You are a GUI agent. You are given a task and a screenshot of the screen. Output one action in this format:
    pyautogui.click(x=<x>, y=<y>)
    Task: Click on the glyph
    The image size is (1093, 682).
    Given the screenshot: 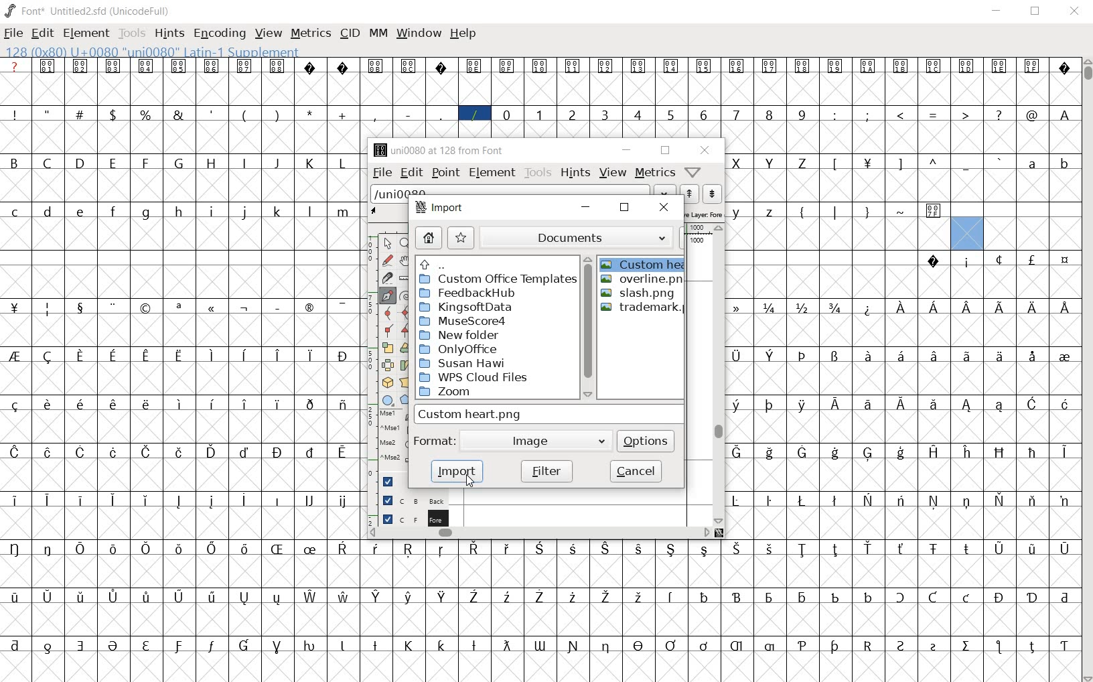 What is the action you would take?
    pyautogui.click(x=48, y=310)
    